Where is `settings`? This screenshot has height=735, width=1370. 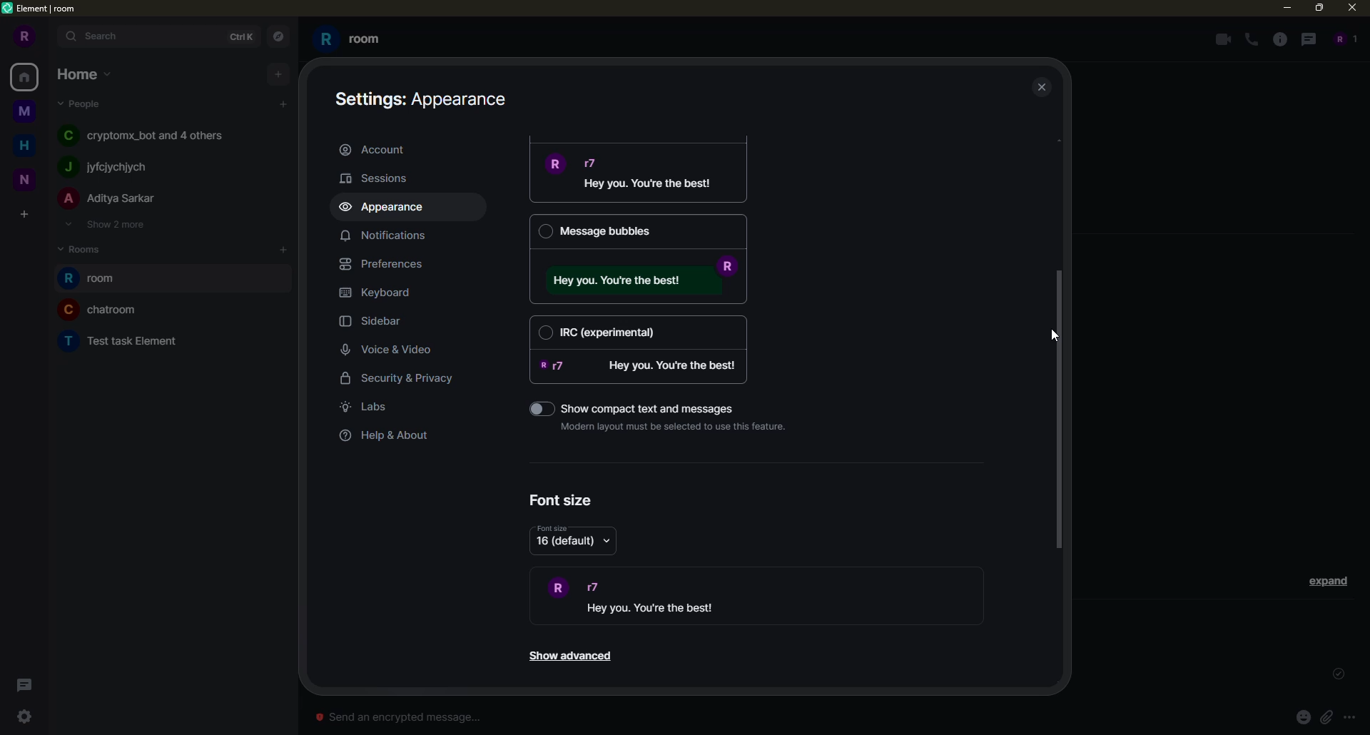
settings is located at coordinates (24, 716).